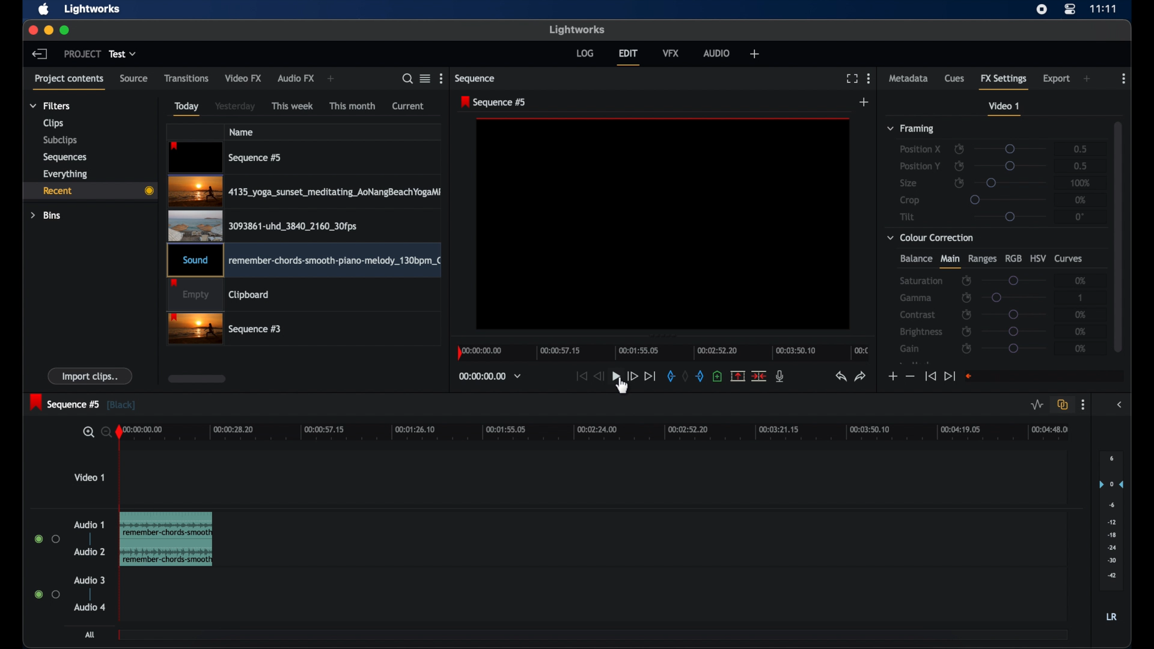 The image size is (1154, 649). I want to click on subclips, so click(61, 141).